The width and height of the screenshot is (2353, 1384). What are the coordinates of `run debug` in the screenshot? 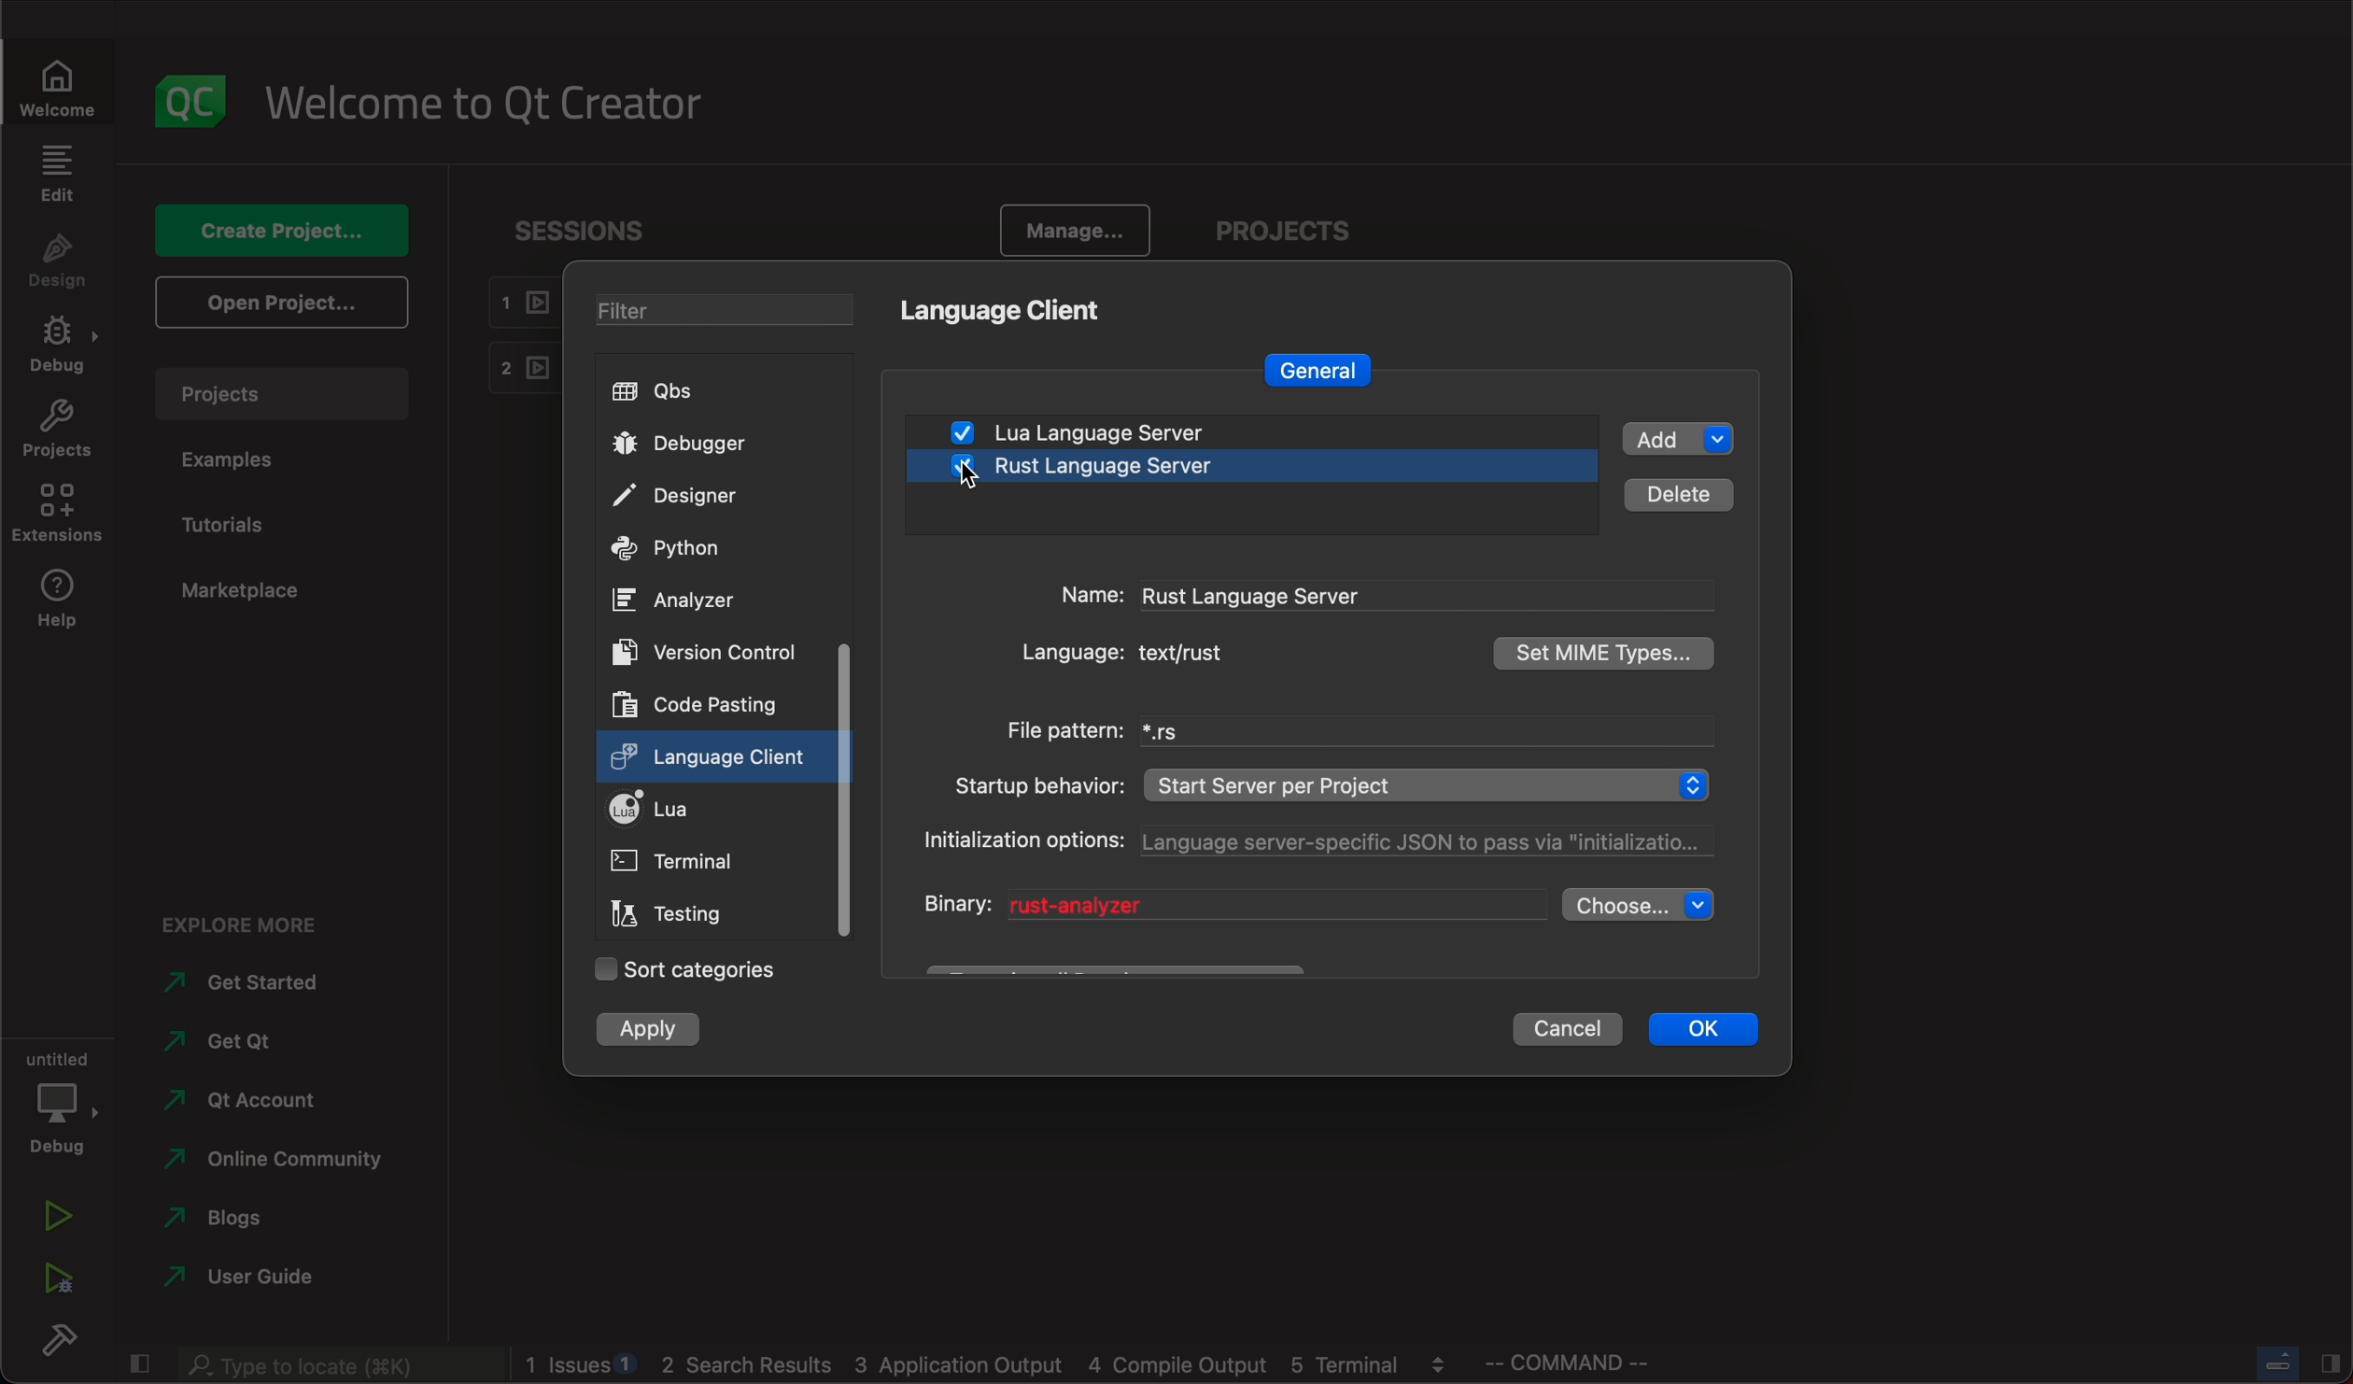 It's located at (53, 1283).